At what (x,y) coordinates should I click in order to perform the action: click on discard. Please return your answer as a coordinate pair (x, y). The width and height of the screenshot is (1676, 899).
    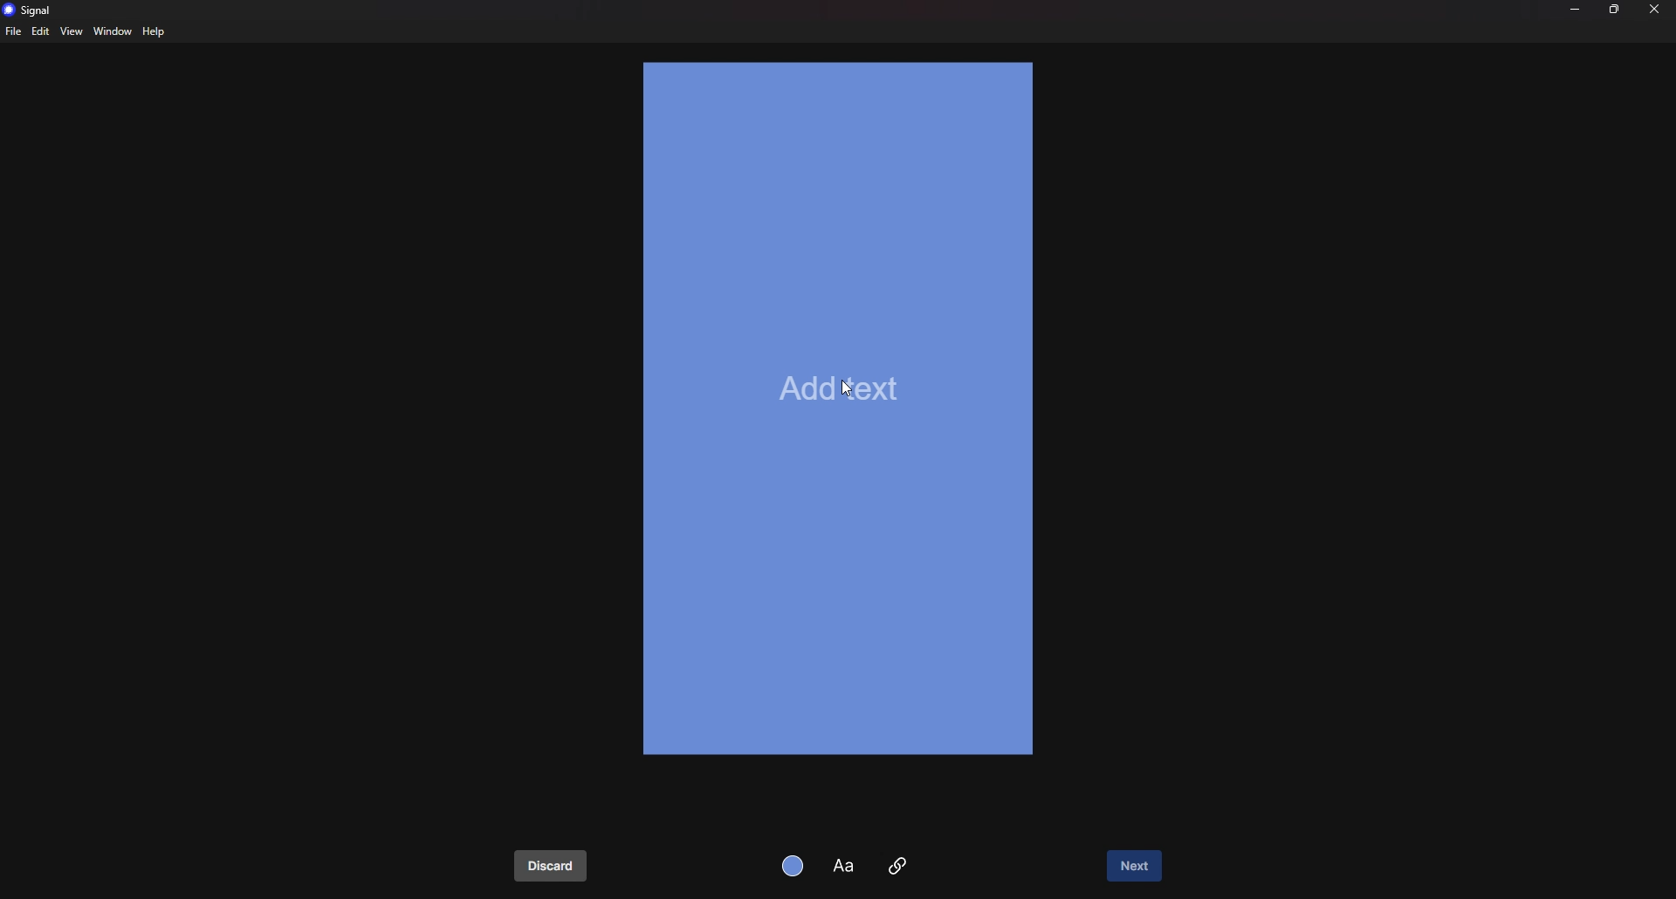
    Looking at the image, I should click on (551, 867).